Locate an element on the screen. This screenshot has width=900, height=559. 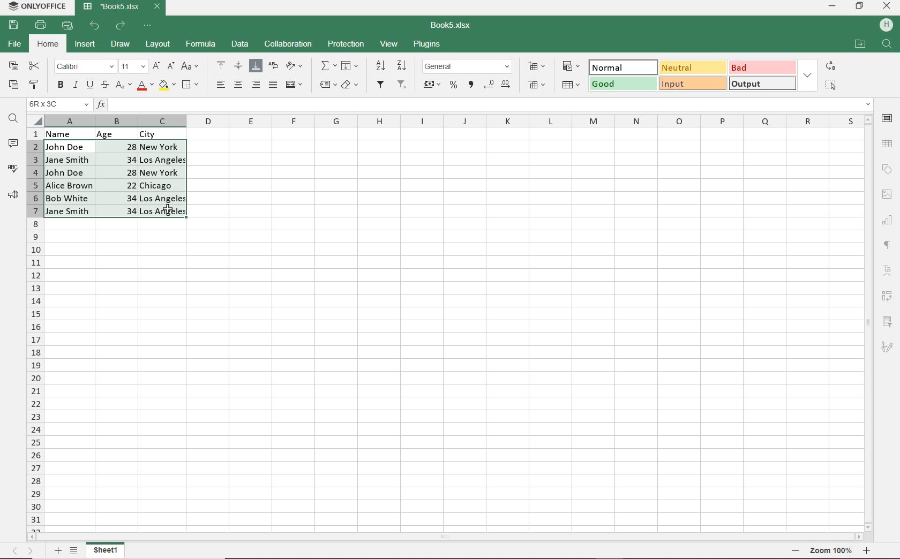
ALIGN BOTTOM is located at coordinates (256, 66).